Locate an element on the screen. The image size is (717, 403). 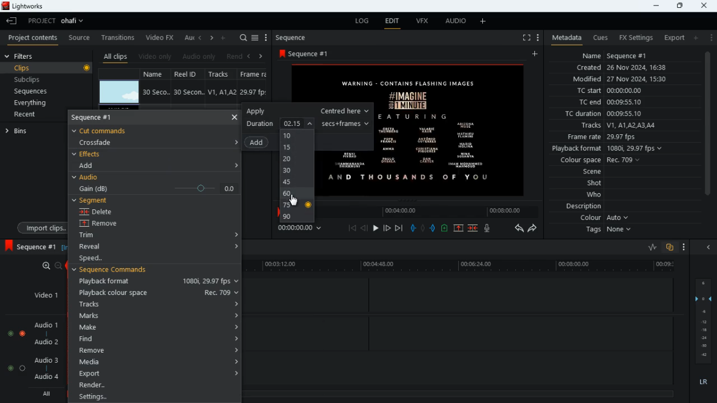
30 seco.. is located at coordinates (156, 91).